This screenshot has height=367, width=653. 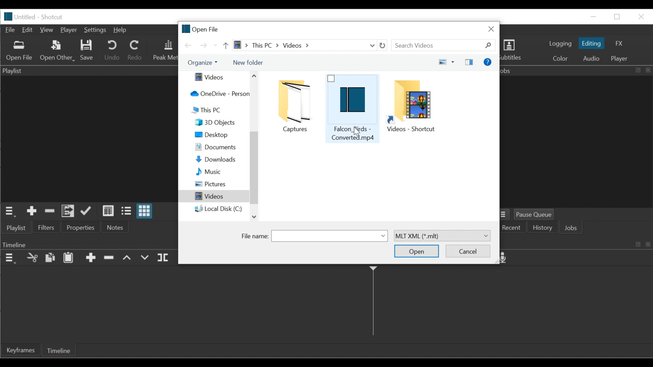 I want to click on 3D Objects, so click(x=221, y=122).